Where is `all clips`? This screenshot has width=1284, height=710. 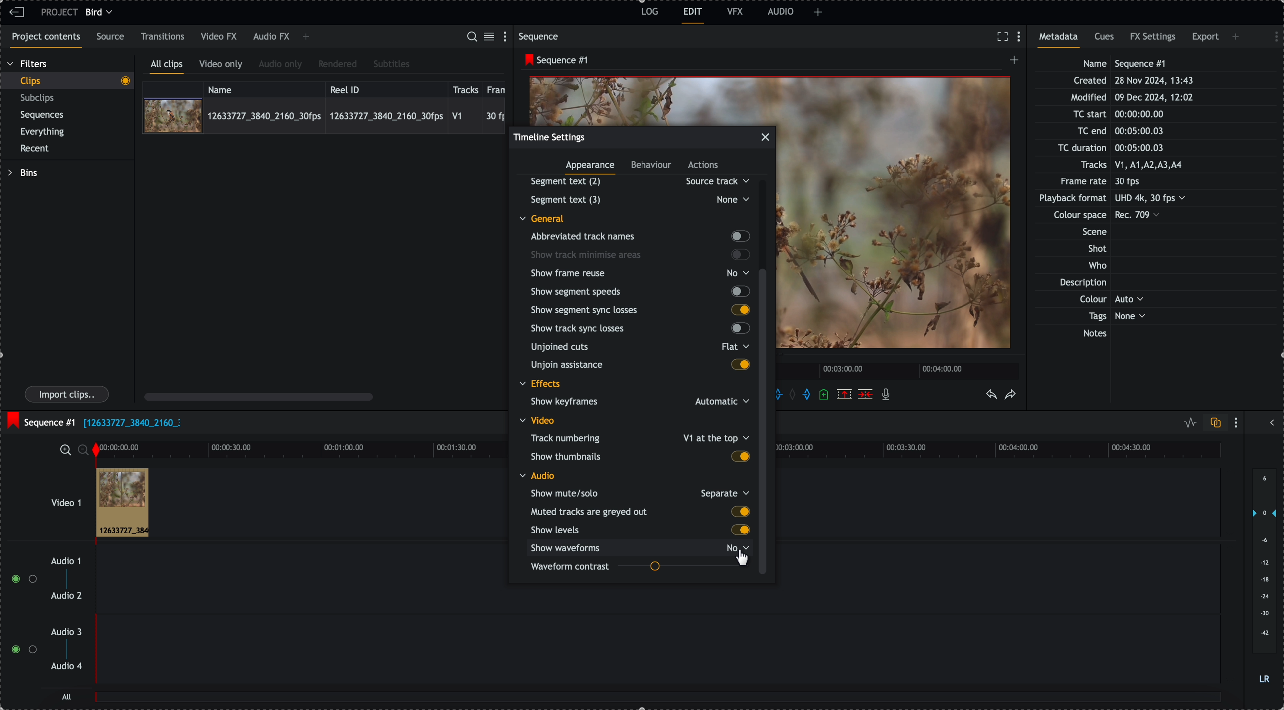 all clips is located at coordinates (167, 66).